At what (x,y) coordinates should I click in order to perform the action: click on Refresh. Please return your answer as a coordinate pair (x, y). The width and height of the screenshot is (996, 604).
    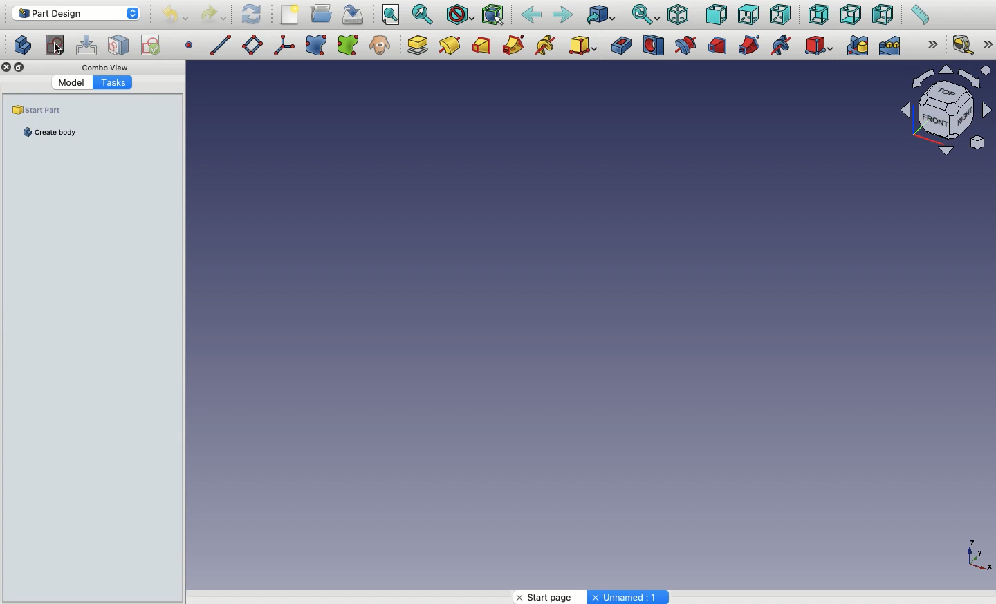
    Looking at the image, I should click on (251, 13).